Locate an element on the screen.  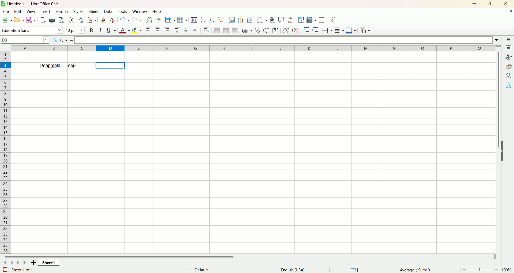
Text language is located at coordinates (293, 270).